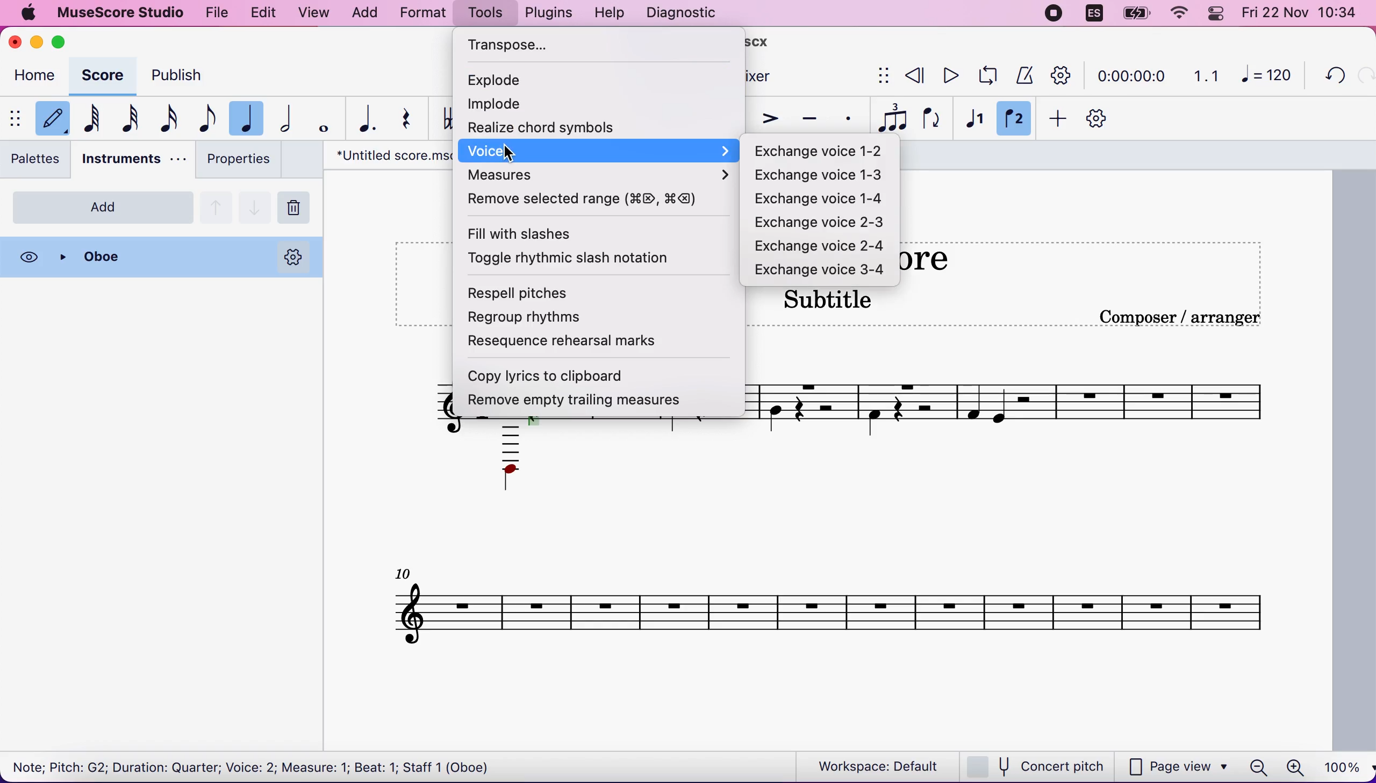  Describe the element at coordinates (17, 120) in the screenshot. I see `show/hide` at that location.